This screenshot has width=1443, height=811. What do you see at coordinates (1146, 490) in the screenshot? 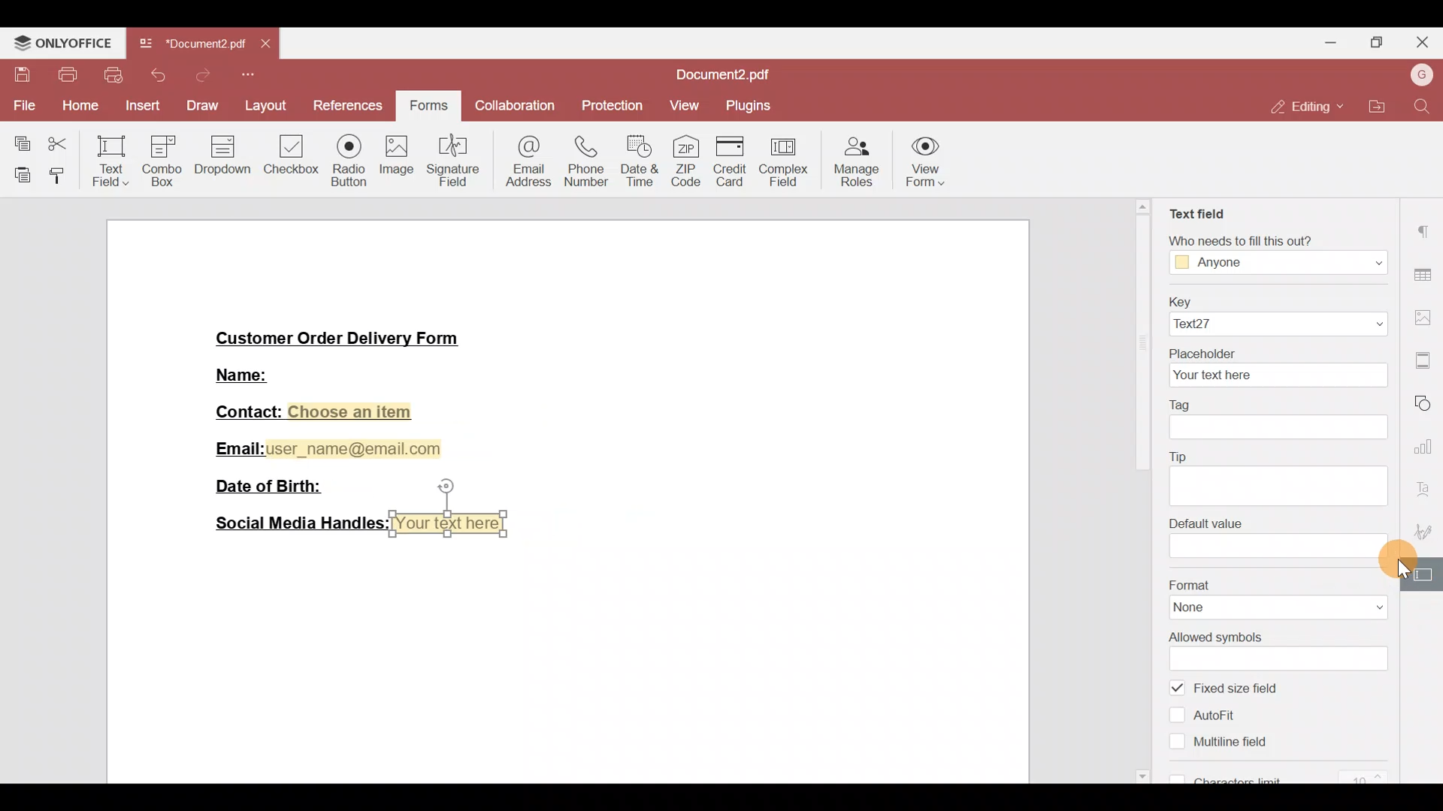
I see `Scroll bar` at bounding box center [1146, 490].